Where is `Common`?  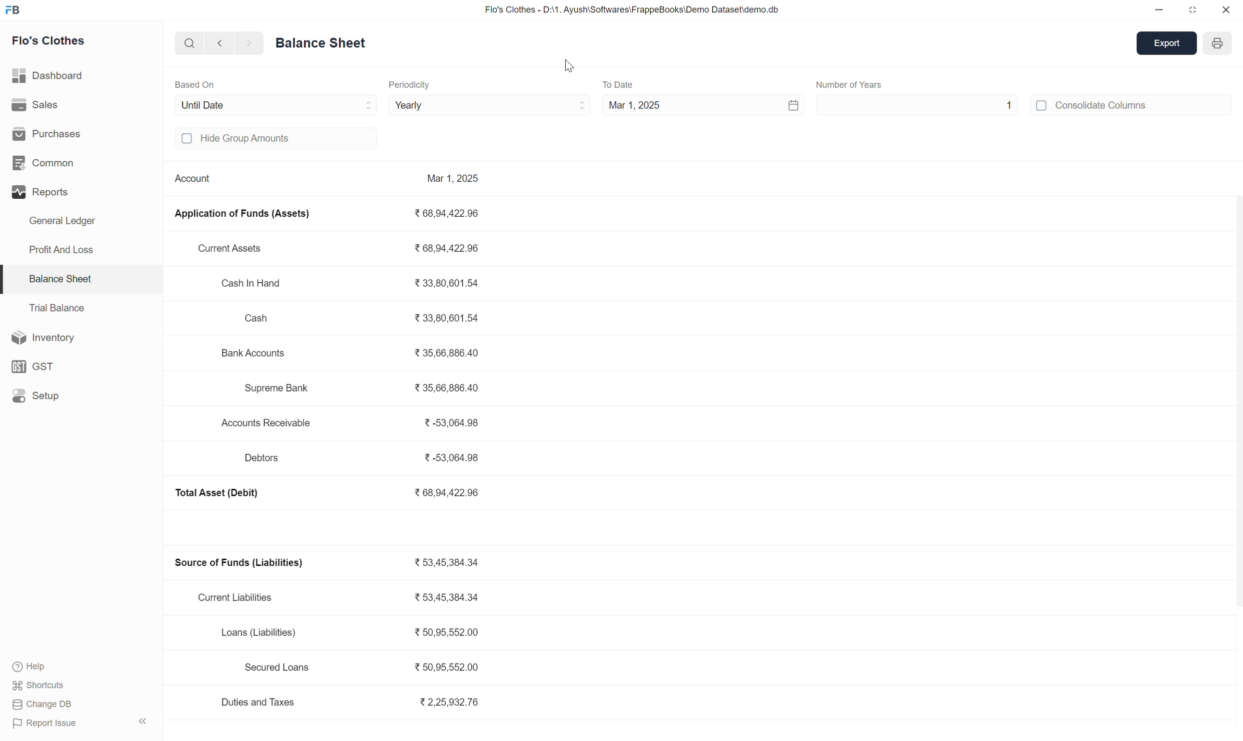 Common is located at coordinates (57, 164).